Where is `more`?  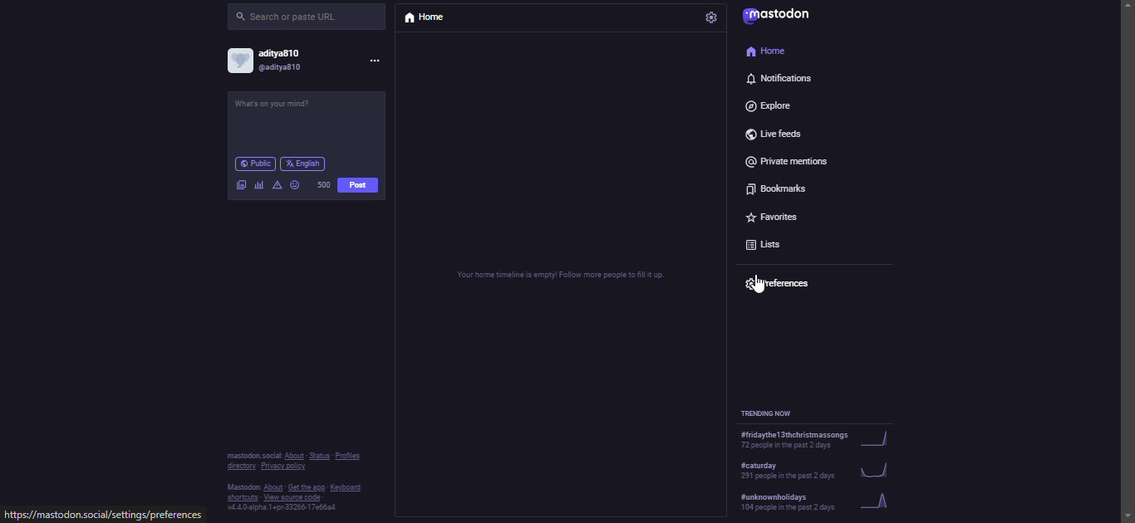
more is located at coordinates (381, 61).